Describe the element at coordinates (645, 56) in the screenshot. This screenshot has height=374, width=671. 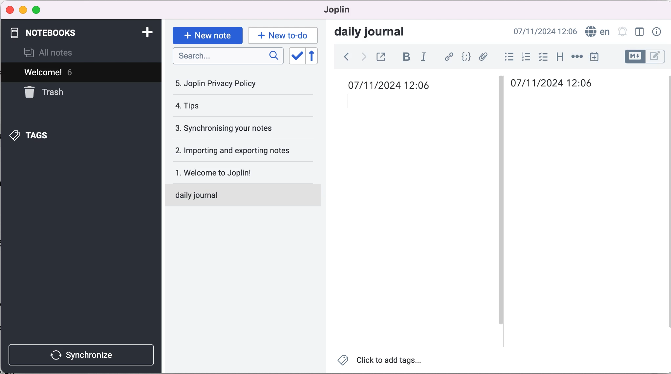
I see `toggle editor` at that location.